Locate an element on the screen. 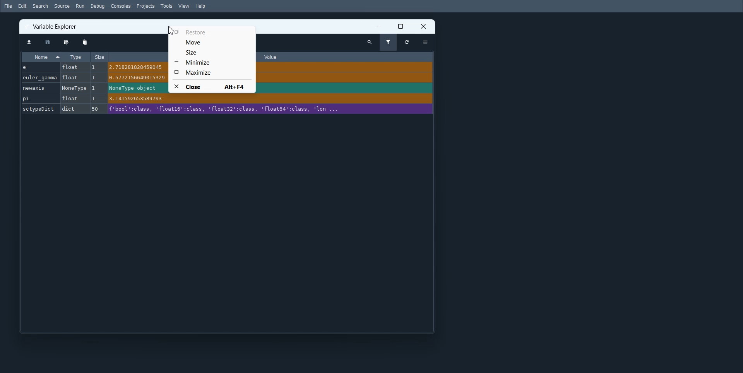  Cursor is located at coordinates (171, 29).